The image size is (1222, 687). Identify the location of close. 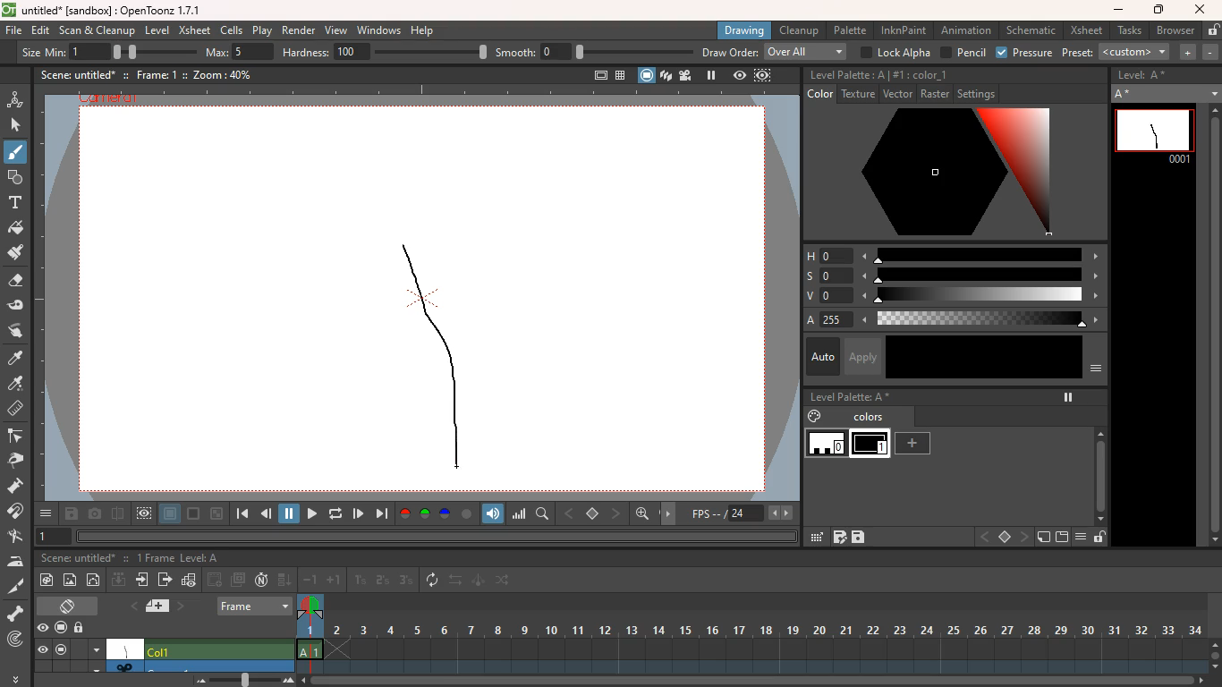
(1201, 9).